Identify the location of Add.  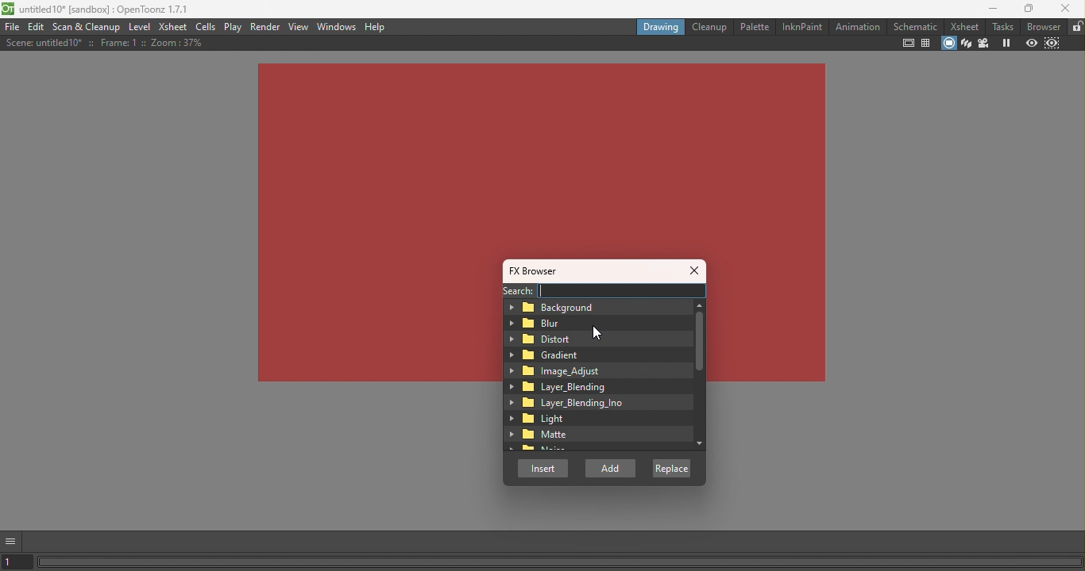
(612, 467).